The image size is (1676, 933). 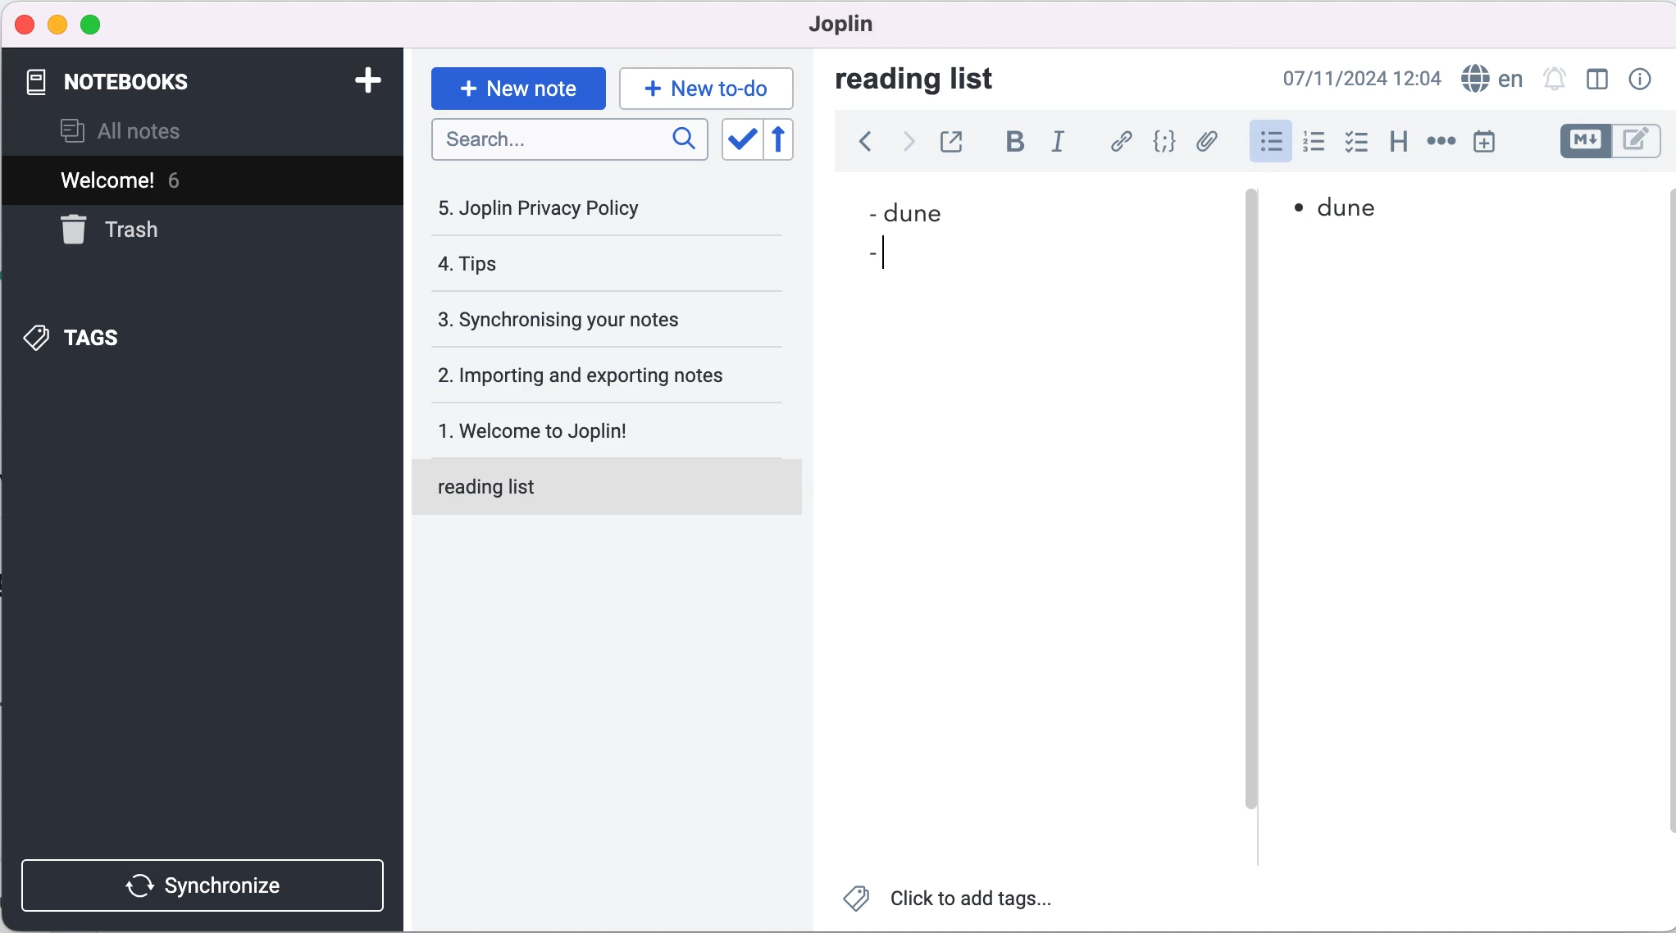 What do you see at coordinates (1441, 143) in the screenshot?
I see `horizontal rule` at bounding box center [1441, 143].